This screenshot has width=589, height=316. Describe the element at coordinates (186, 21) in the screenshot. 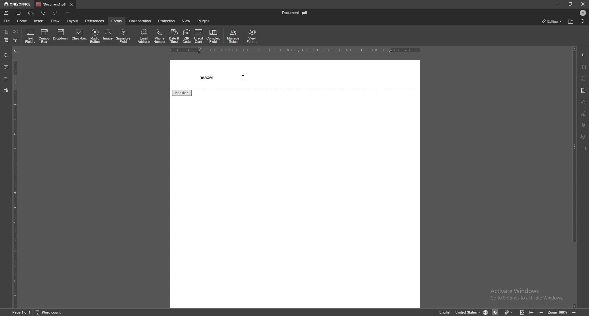

I see `view` at that location.